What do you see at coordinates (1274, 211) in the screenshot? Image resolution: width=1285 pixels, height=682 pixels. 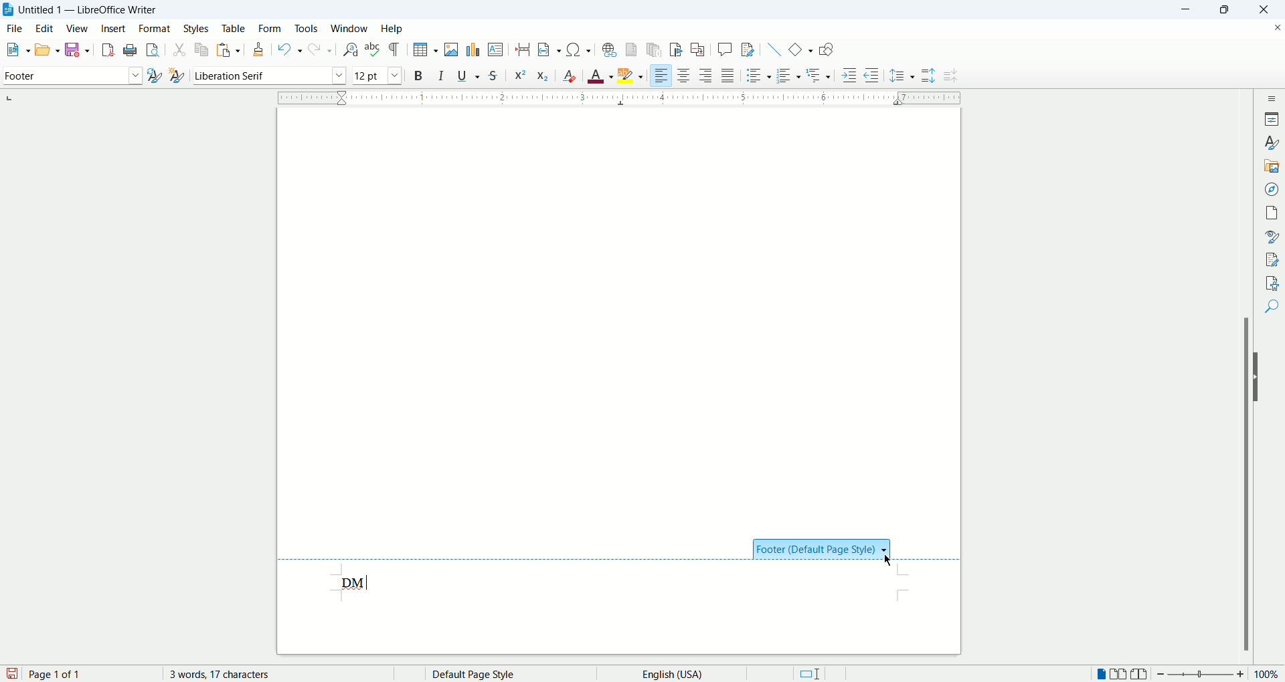 I see `page` at bounding box center [1274, 211].